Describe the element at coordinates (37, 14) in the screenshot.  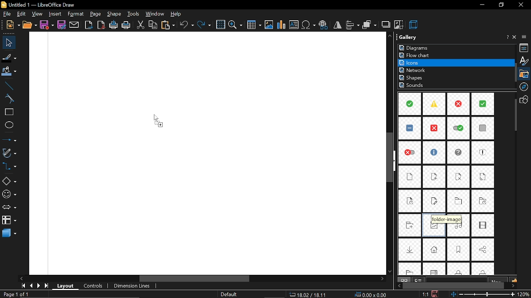
I see `view` at that location.